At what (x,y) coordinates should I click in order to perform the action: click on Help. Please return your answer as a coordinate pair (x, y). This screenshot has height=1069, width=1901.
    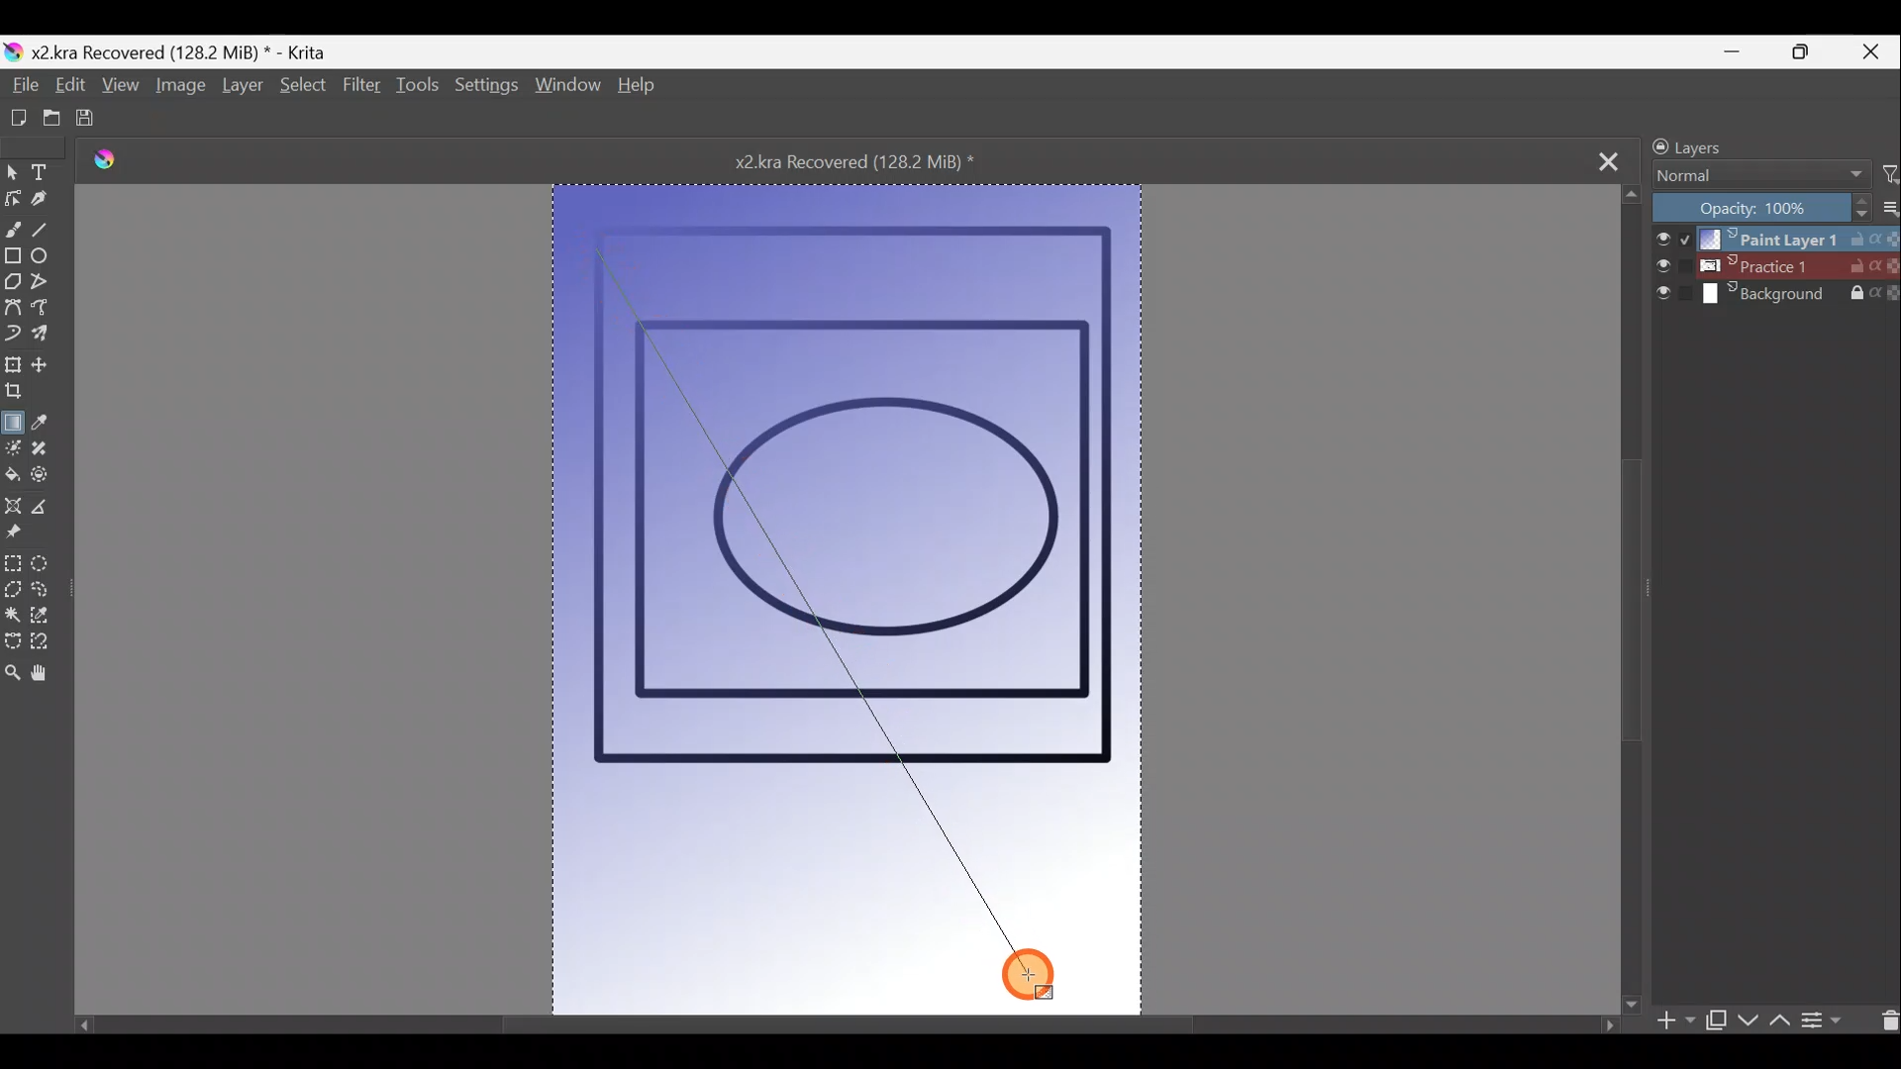
    Looking at the image, I should click on (638, 88).